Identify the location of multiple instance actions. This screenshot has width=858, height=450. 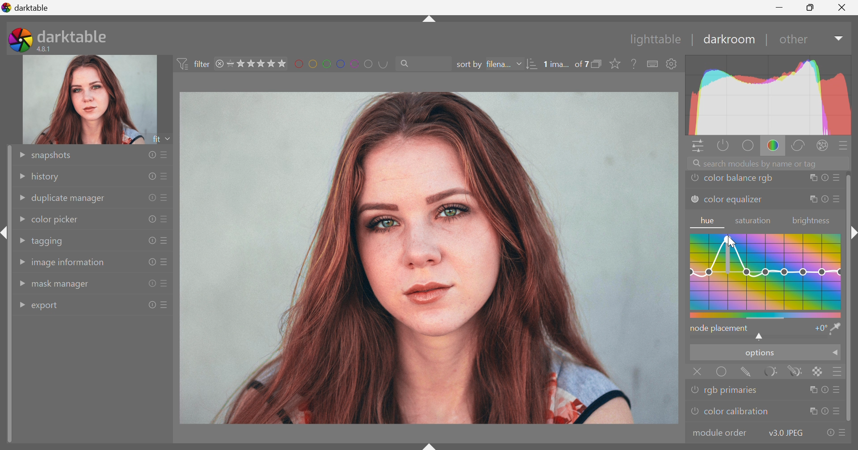
(812, 179).